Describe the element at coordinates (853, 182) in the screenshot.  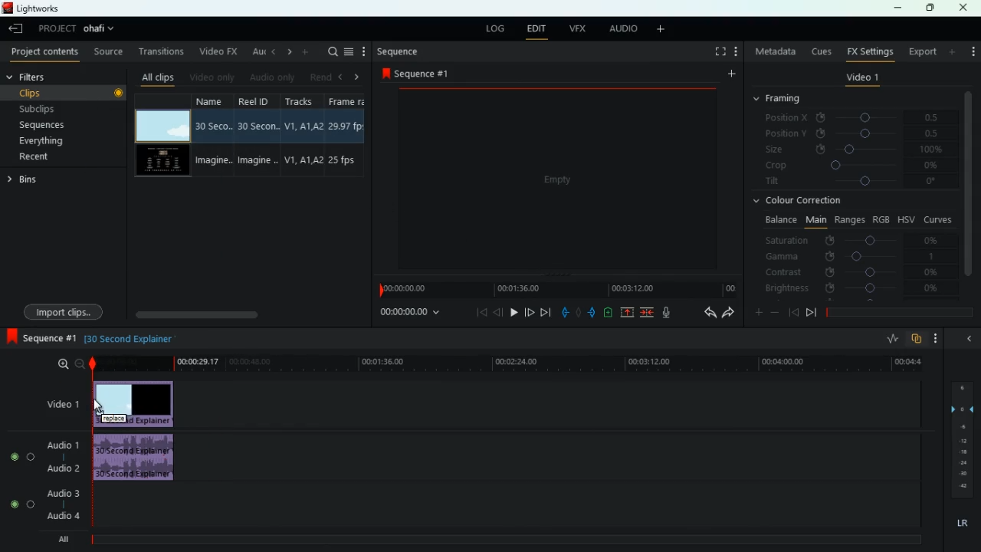
I see `tilt` at that location.